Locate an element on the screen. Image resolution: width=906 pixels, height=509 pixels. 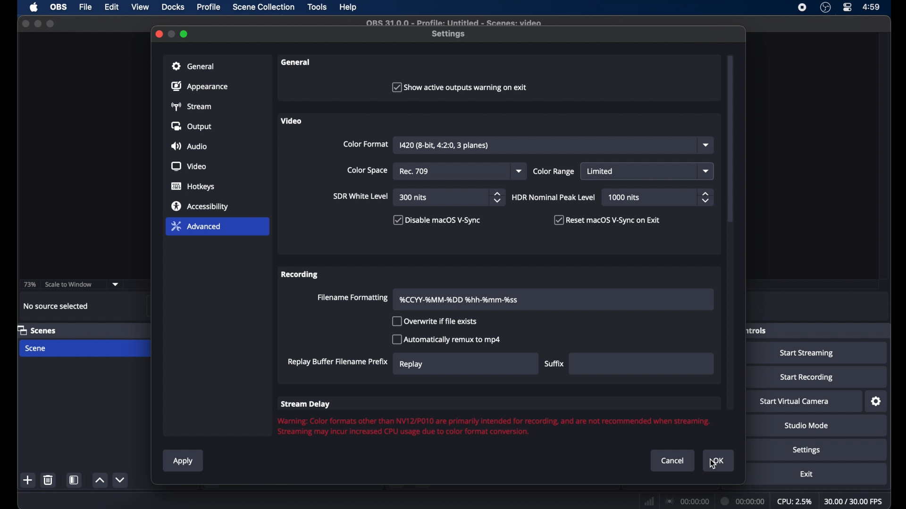
apply is located at coordinates (184, 461).